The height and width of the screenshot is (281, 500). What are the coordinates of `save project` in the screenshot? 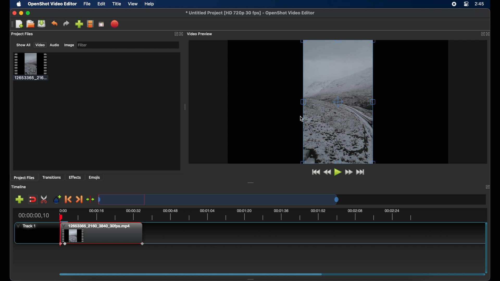 It's located at (42, 24).